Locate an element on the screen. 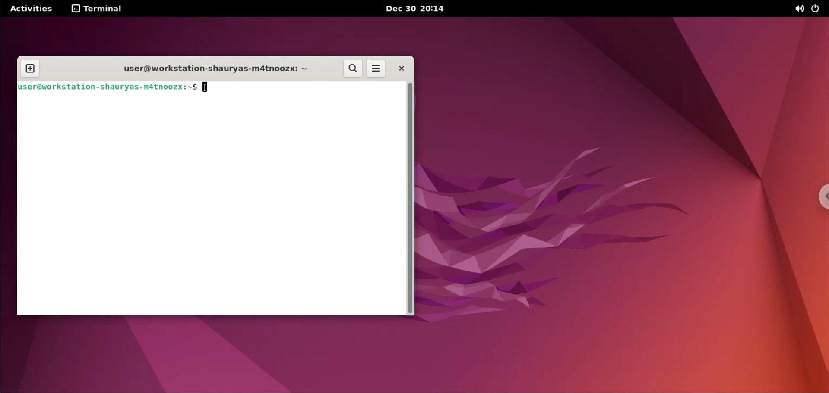  power options is located at coordinates (817, 9).